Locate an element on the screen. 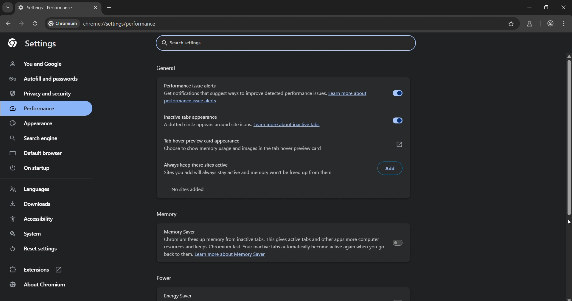  search labs is located at coordinates (530, 24).